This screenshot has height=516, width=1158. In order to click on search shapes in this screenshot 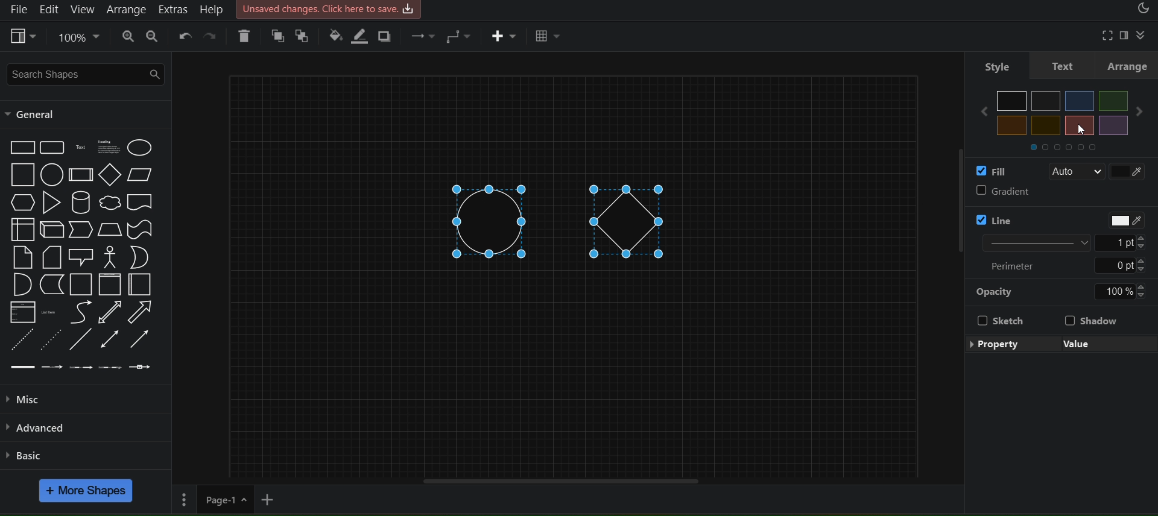, I will do `click(83, 71)`.